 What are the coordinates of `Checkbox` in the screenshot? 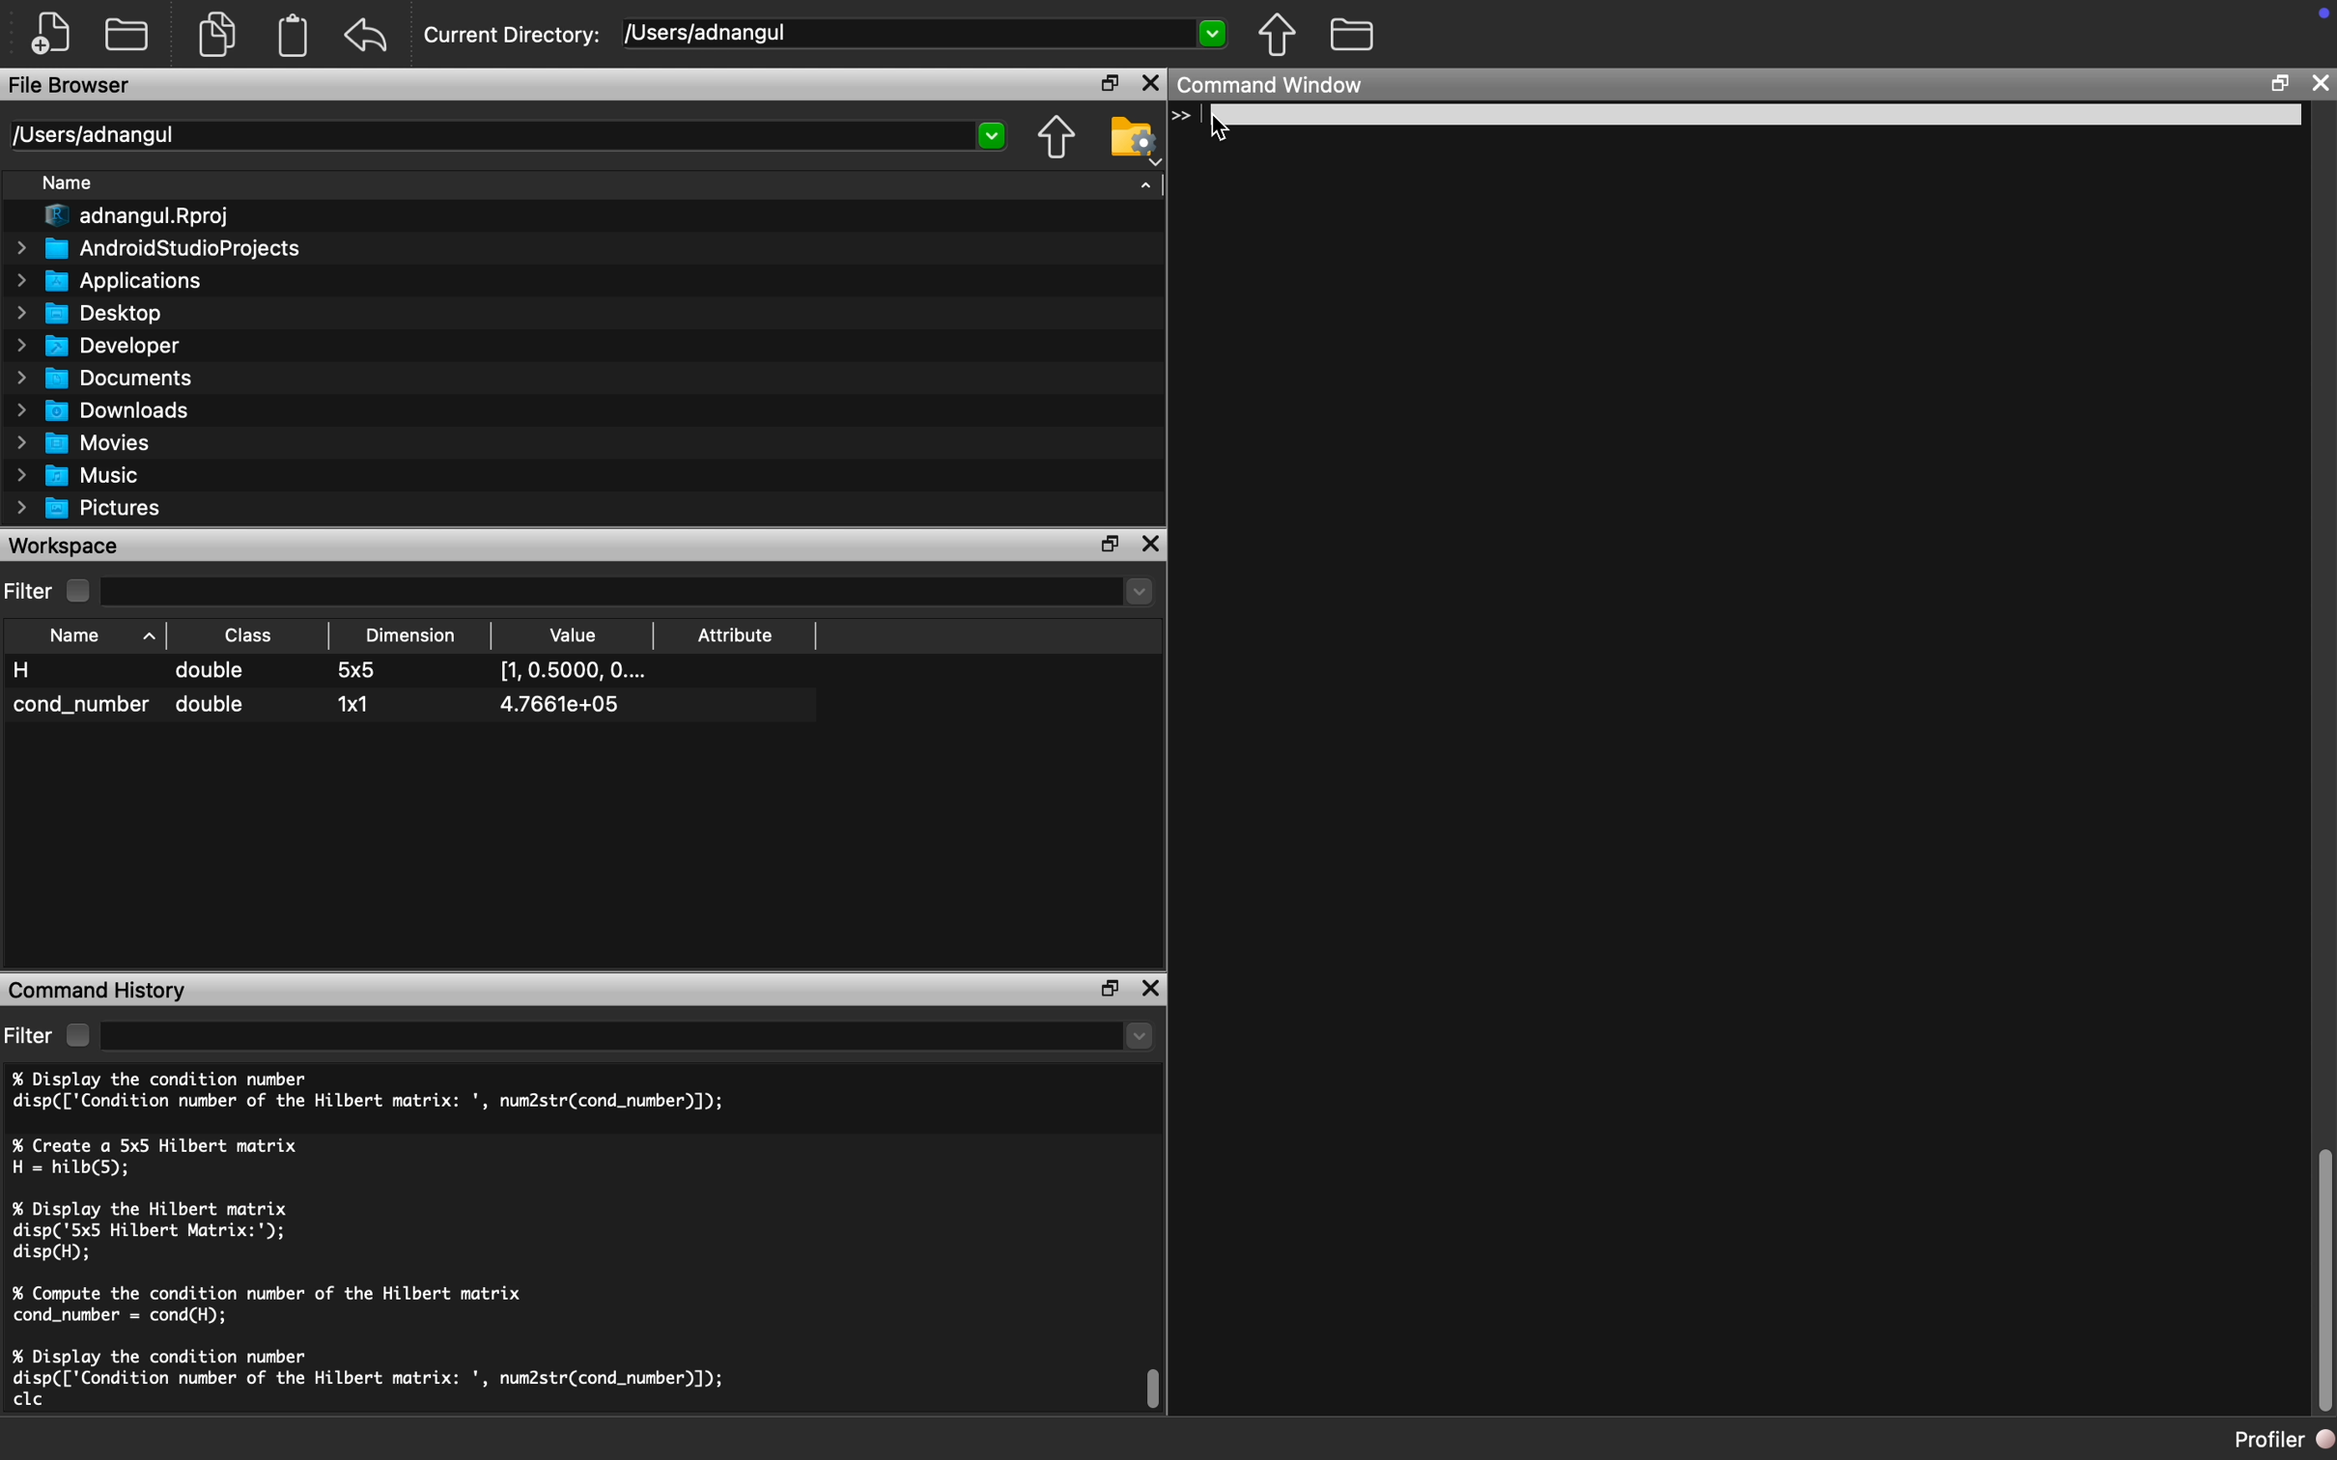 It's located at (77, 589).